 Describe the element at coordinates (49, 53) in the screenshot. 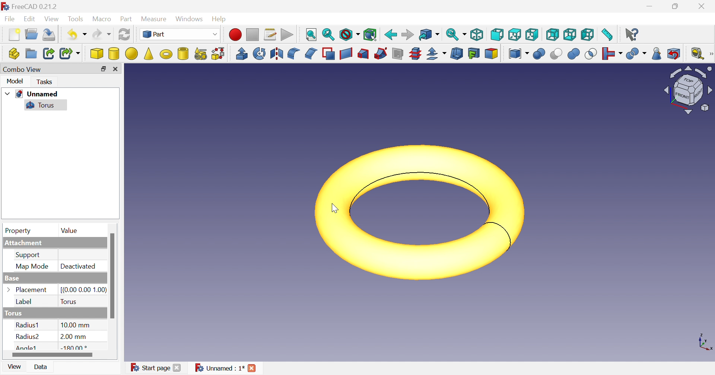

I see `Make link` at that location.